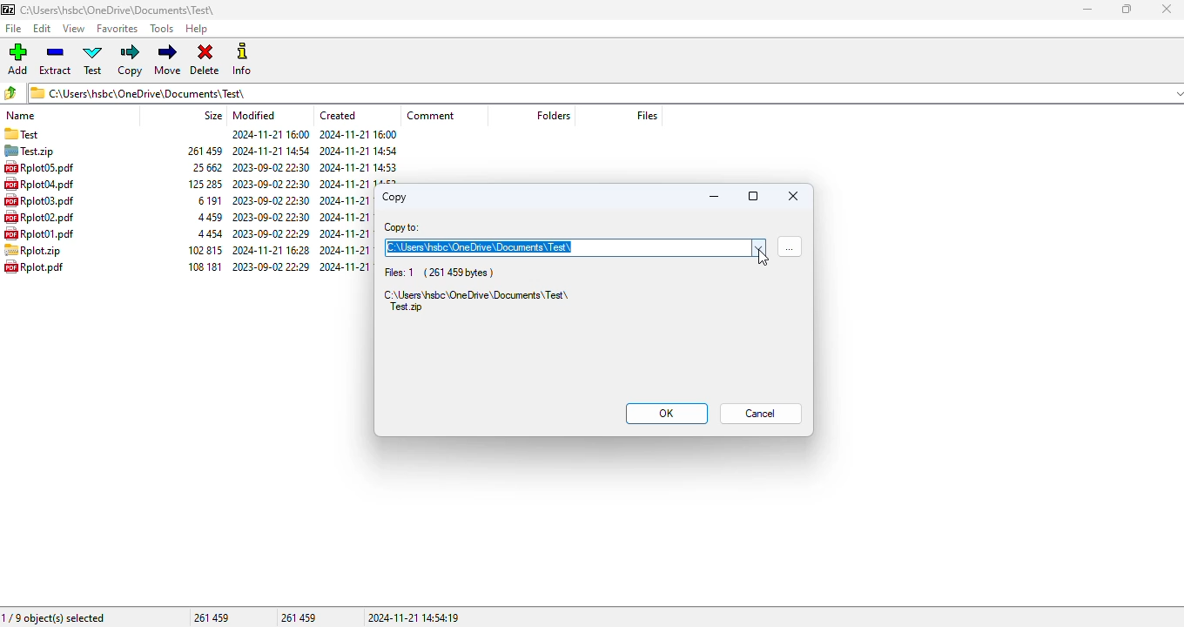 This screenshot has height=627, width=1184. I want to click on cancel, so click(760, 413).